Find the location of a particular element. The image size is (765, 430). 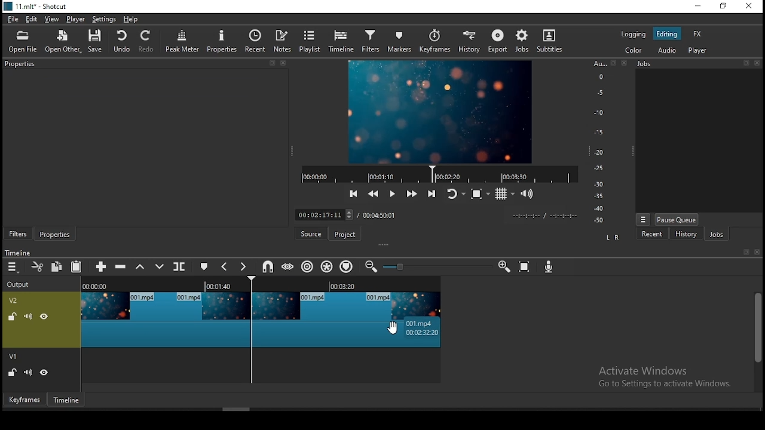

recent is located at coordinates (256, 41).